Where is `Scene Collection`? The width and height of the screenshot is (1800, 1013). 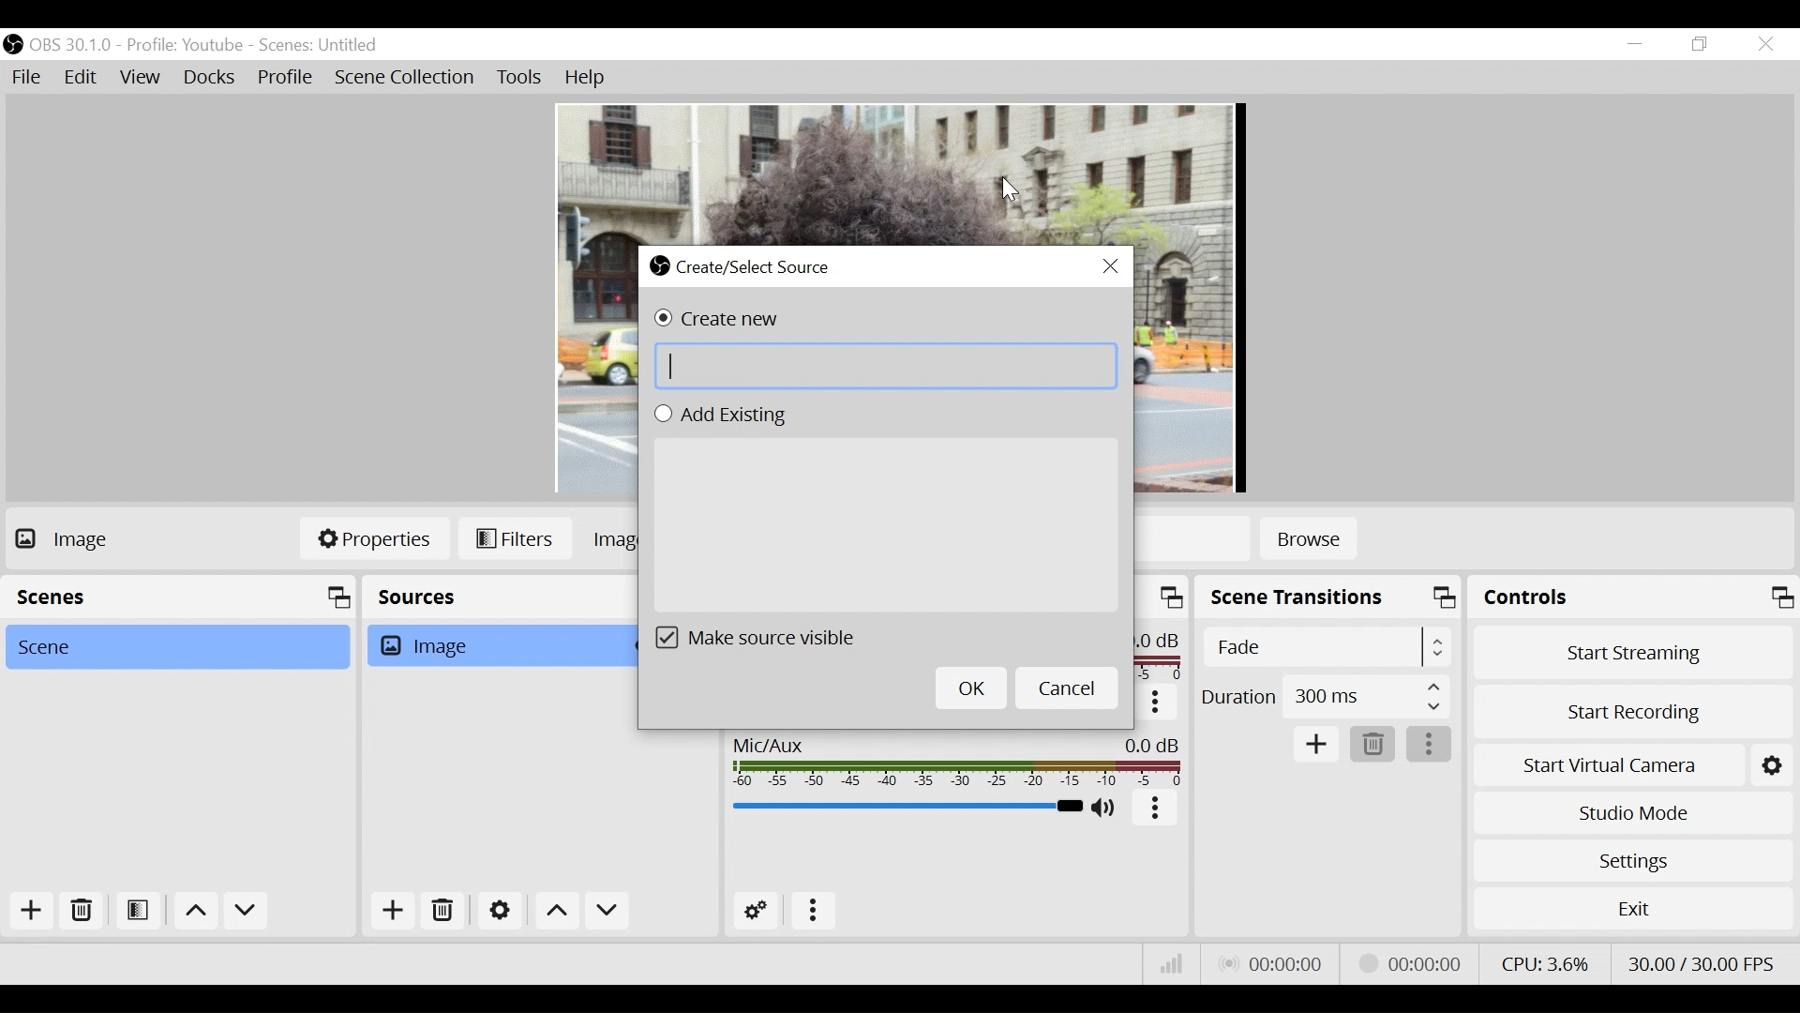 Scene Collection is located at coordinates (404, 81).